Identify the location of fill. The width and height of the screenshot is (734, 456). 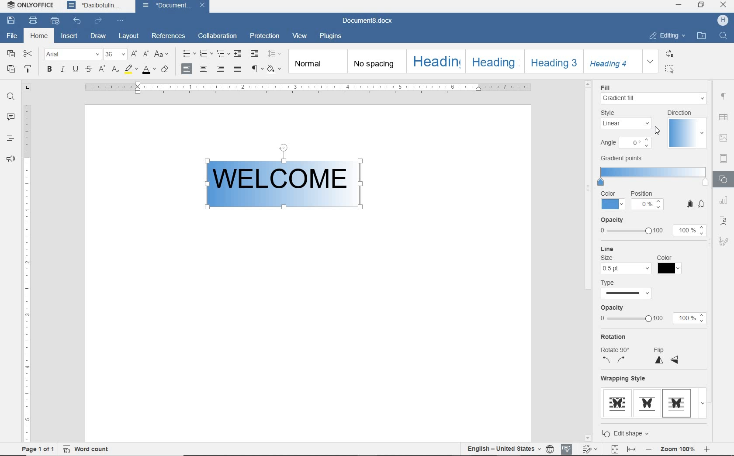
(653, 98).